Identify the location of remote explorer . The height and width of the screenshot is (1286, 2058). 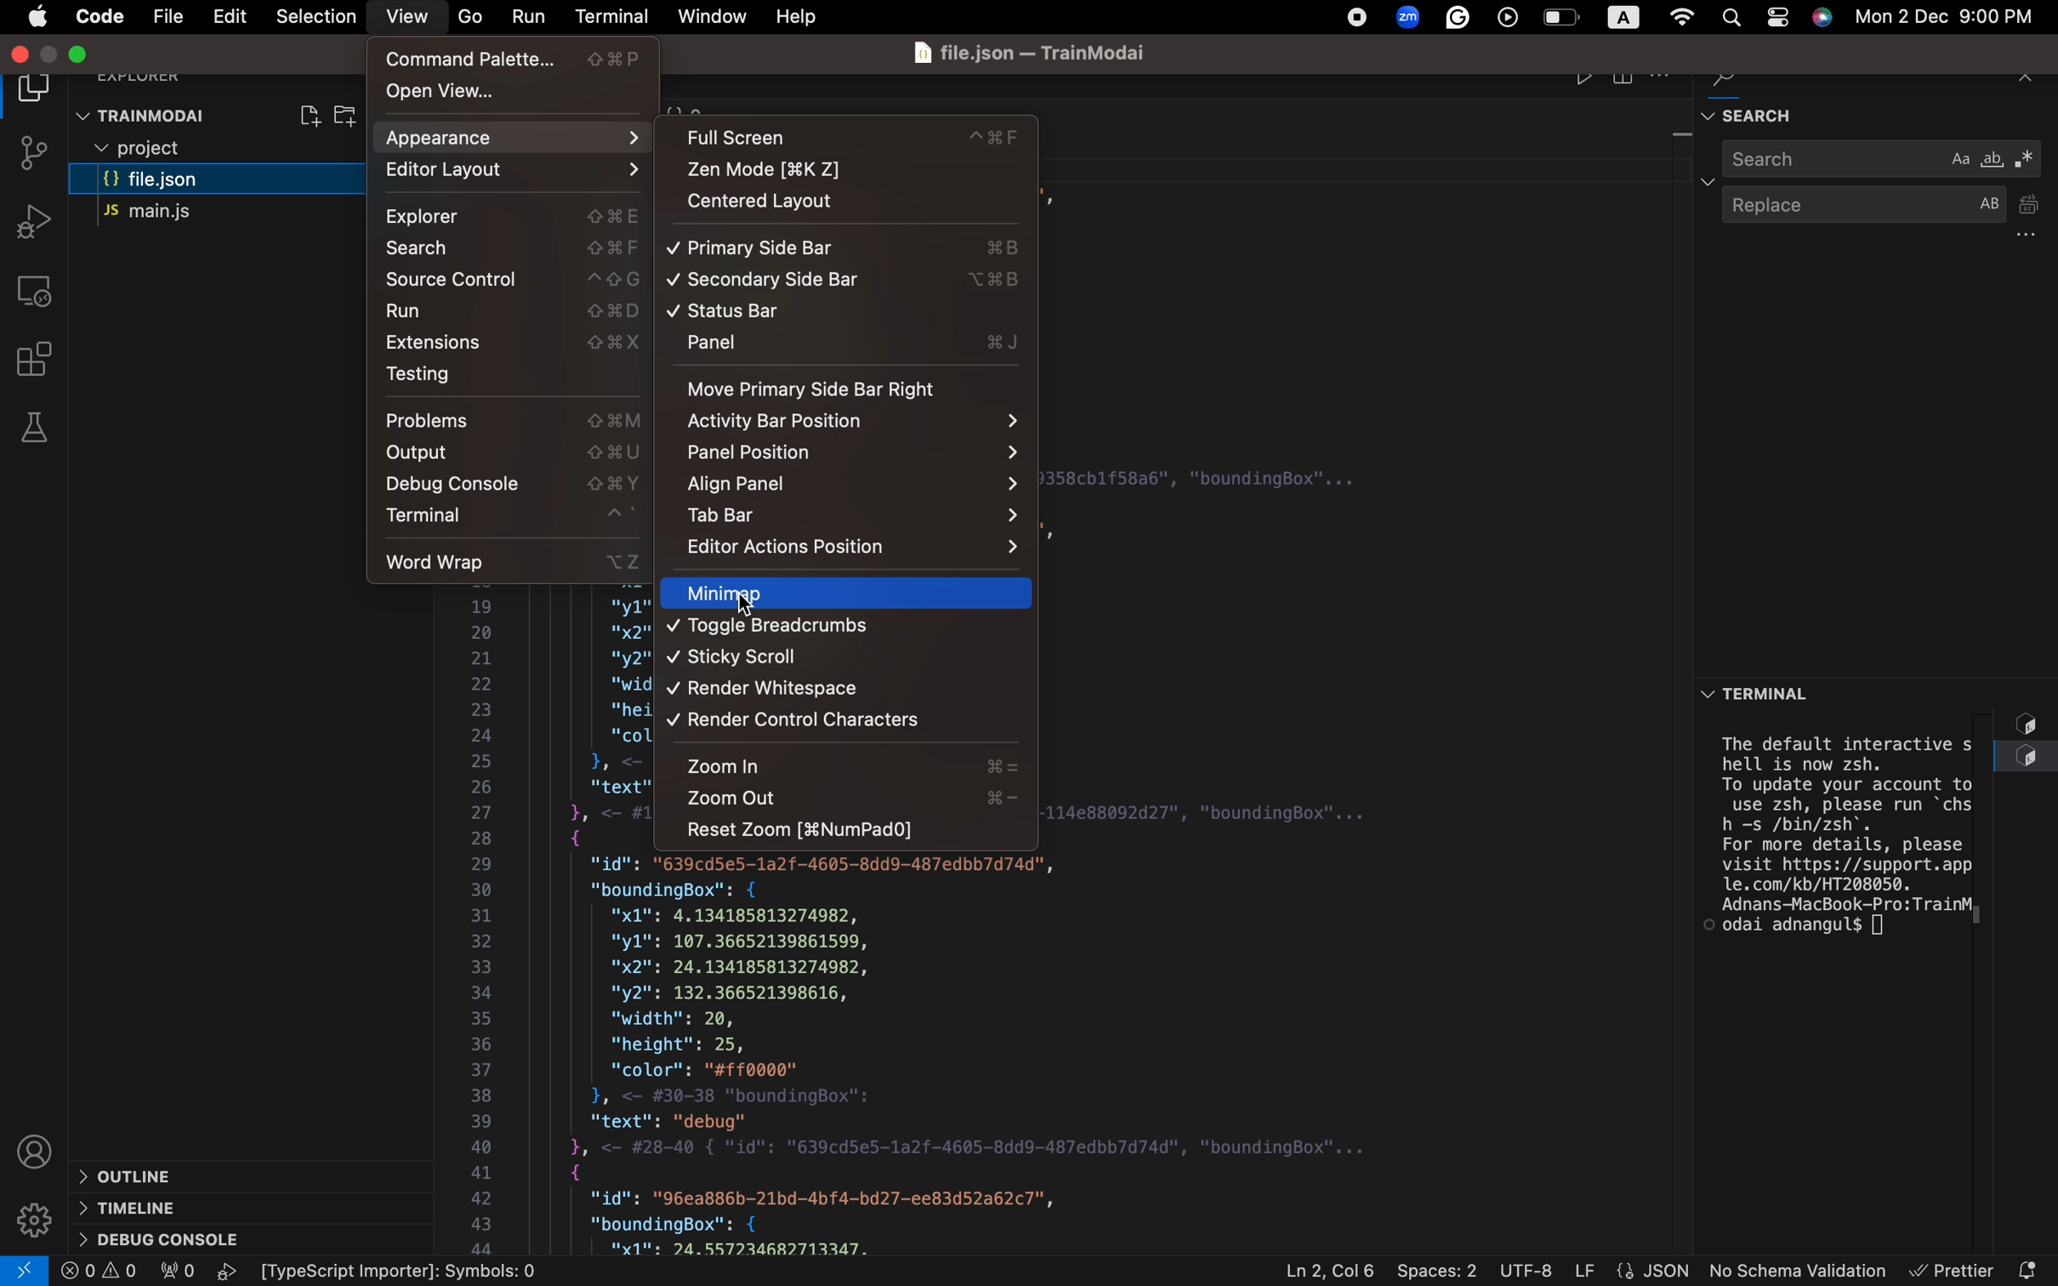
(37, 291).